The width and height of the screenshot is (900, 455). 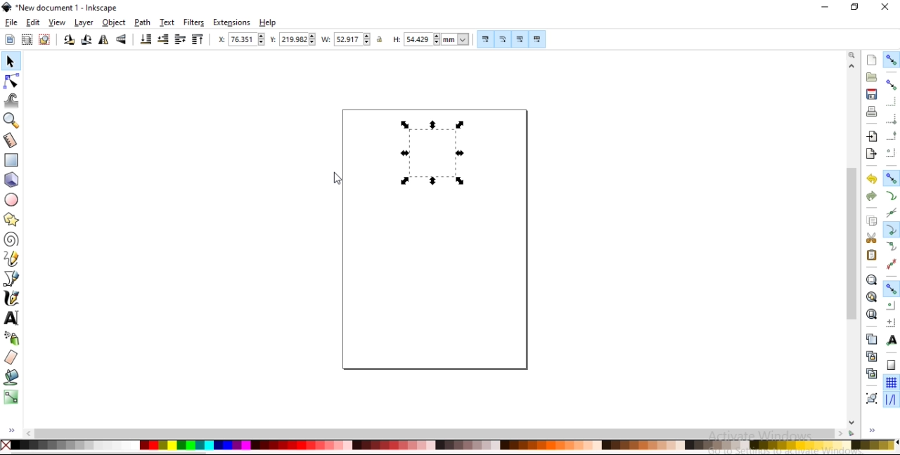 I want to click on height of selection, so click(x=430, y=38).